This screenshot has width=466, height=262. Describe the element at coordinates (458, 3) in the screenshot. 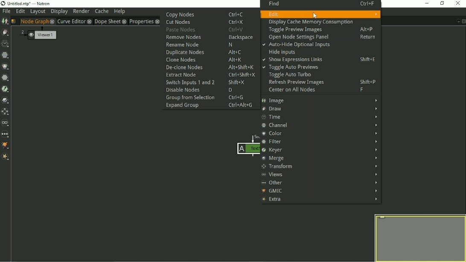

I see `Close` at that location.